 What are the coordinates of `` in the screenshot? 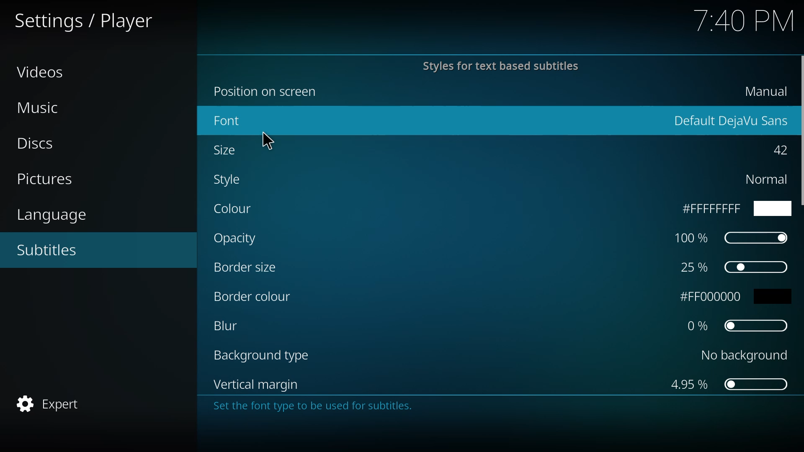 It's located at (85, 22).